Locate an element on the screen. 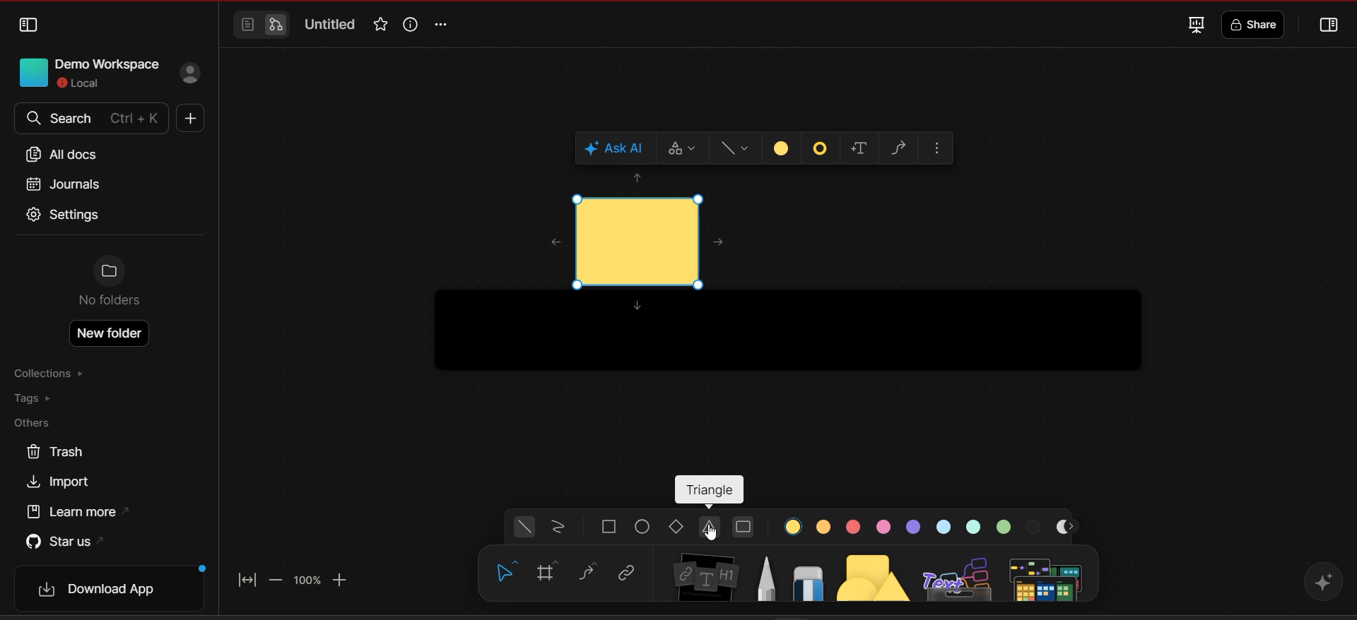 The width and height of the screenshot is (1357, 620). color 7 is located at coordinates (975, 526).